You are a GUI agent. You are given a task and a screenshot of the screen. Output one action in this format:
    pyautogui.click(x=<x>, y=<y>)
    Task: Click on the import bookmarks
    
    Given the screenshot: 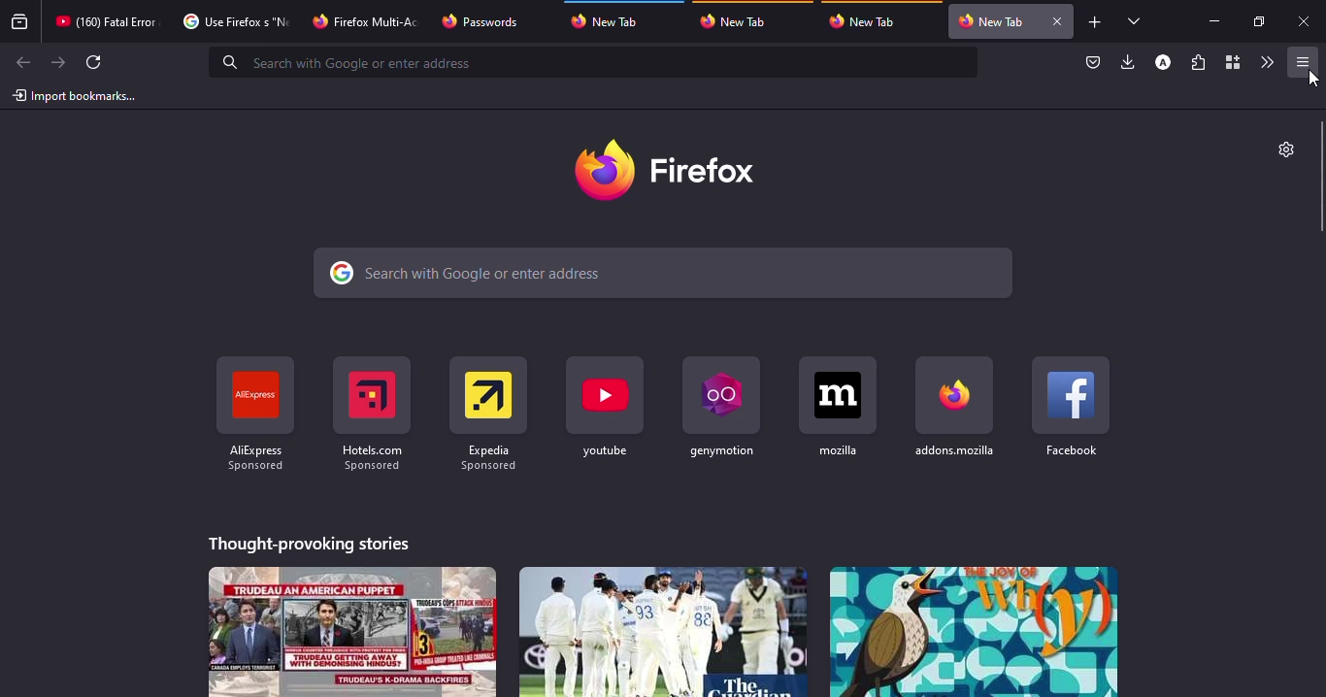 What is the action you would take?
    pyautogui.click(x=76, y=95)
    